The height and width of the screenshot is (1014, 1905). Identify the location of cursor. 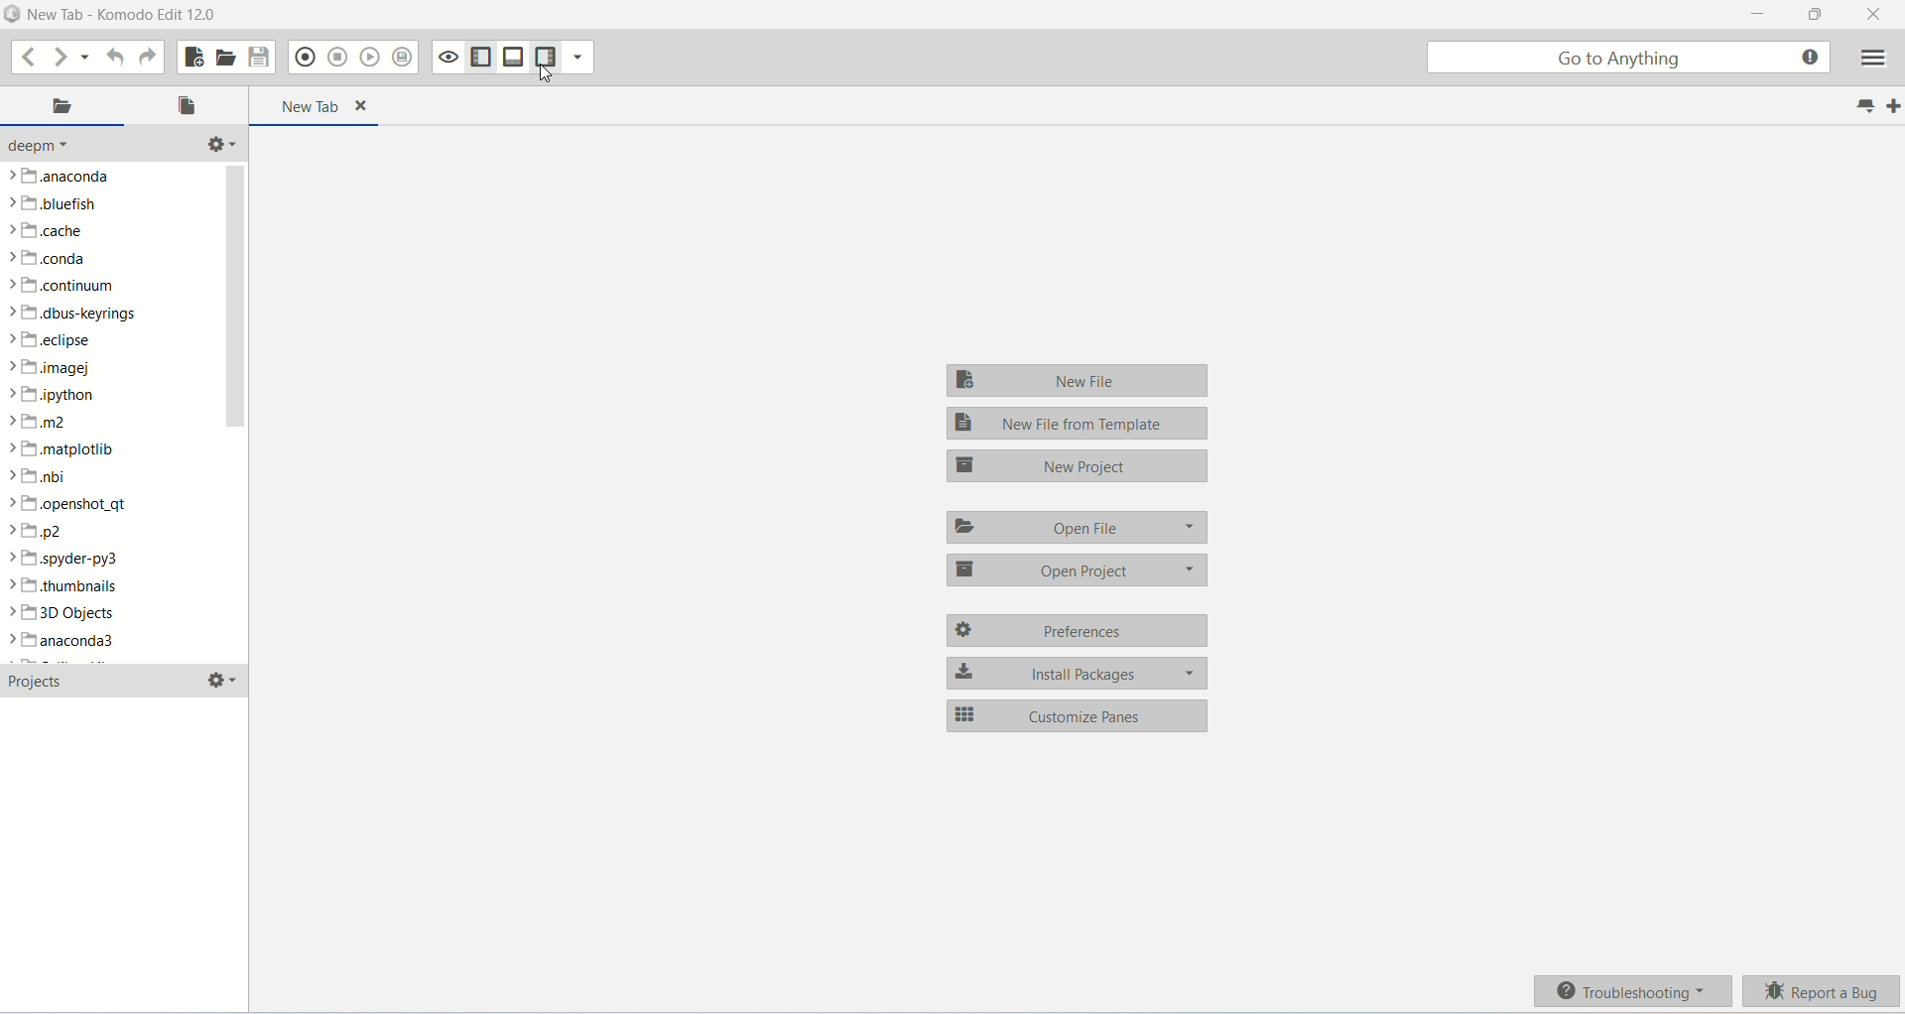
(547, 73).